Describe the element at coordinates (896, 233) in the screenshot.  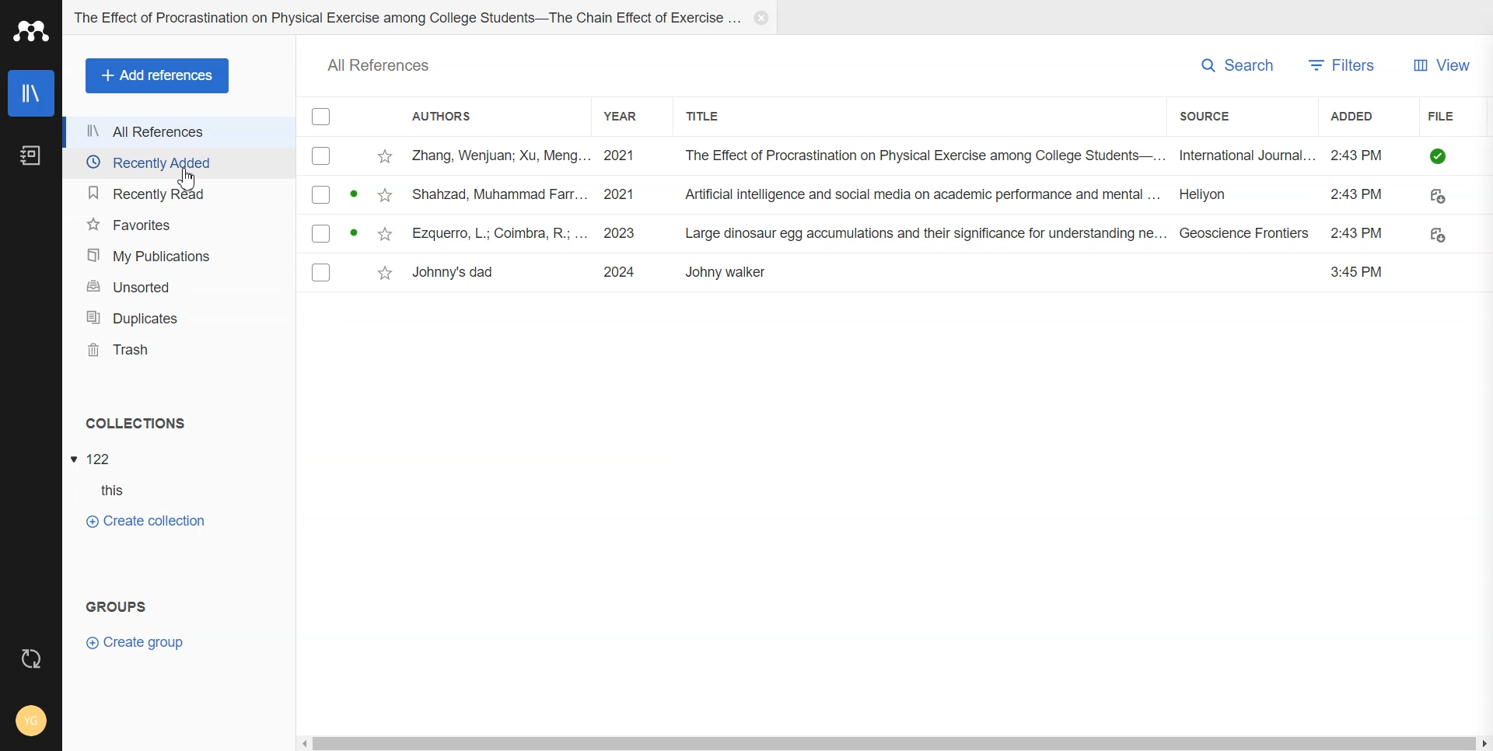
I see `File` at that location.